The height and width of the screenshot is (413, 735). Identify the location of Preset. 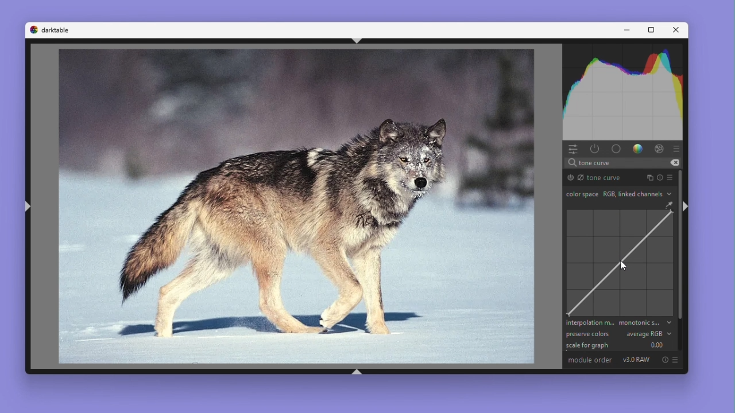
(676, 149).